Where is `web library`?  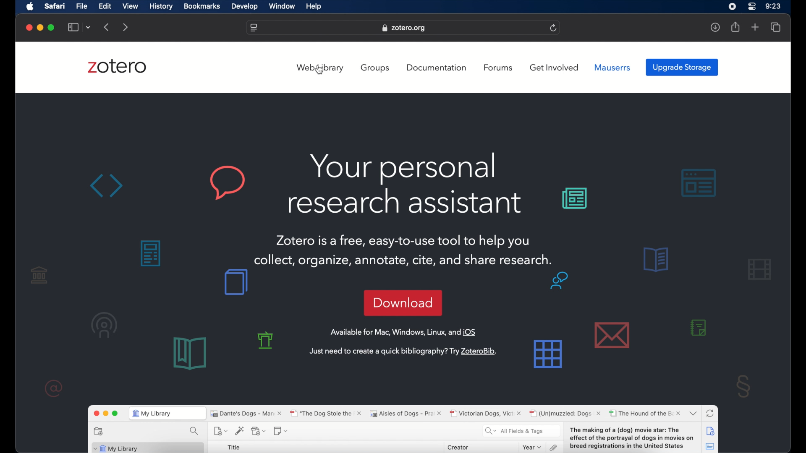
web library is located at coordinates (320, 68).